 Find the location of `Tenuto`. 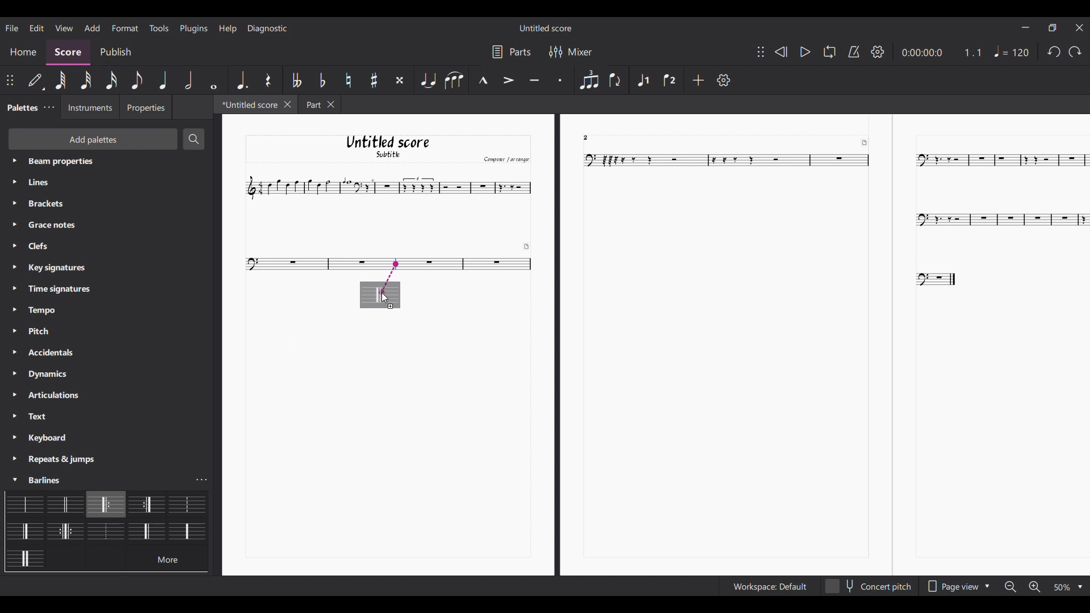

Tenuto is located at coordinates (534, 81).